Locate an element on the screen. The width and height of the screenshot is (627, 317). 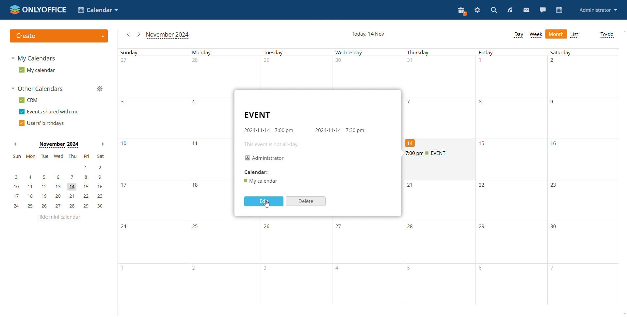
number is located at coordinates (118, 269).